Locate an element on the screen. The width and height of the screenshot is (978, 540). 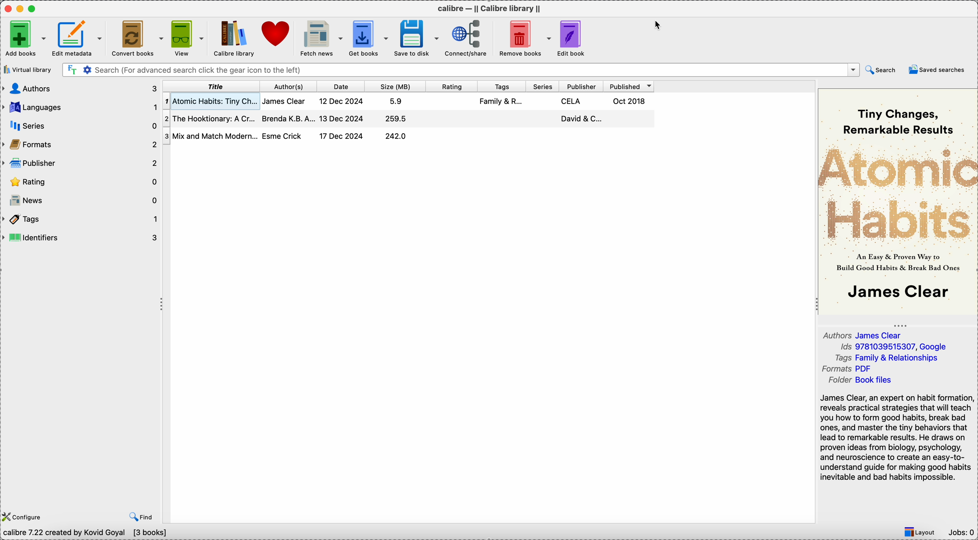
CELA is located at coordinates (572, 101).